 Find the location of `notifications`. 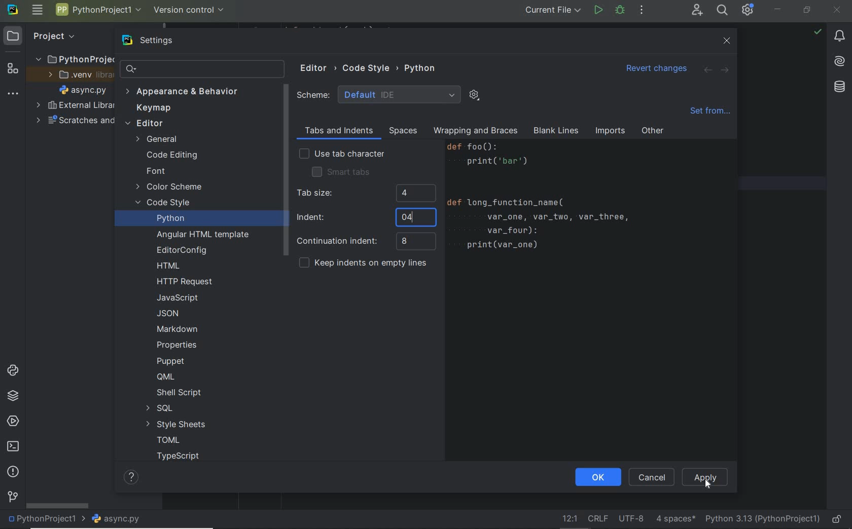

notifications is located at coordinates (839, 36).